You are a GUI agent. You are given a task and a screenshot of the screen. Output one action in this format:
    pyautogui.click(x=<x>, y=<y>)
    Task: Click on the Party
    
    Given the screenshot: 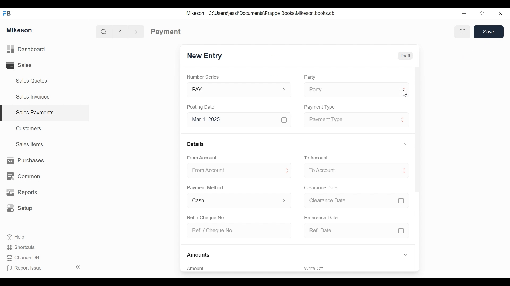 What is the action you would take?
    pyautogui.click(x=357, y=90)
    